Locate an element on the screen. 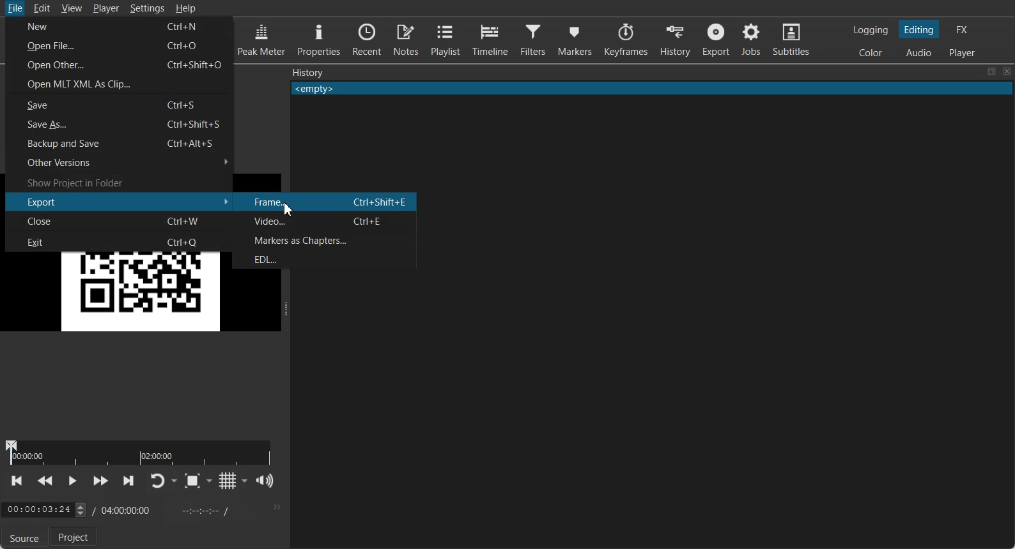 The height and width of the screenshot is (549, 1015). toggle buttons is located at coordinates (79, 511).